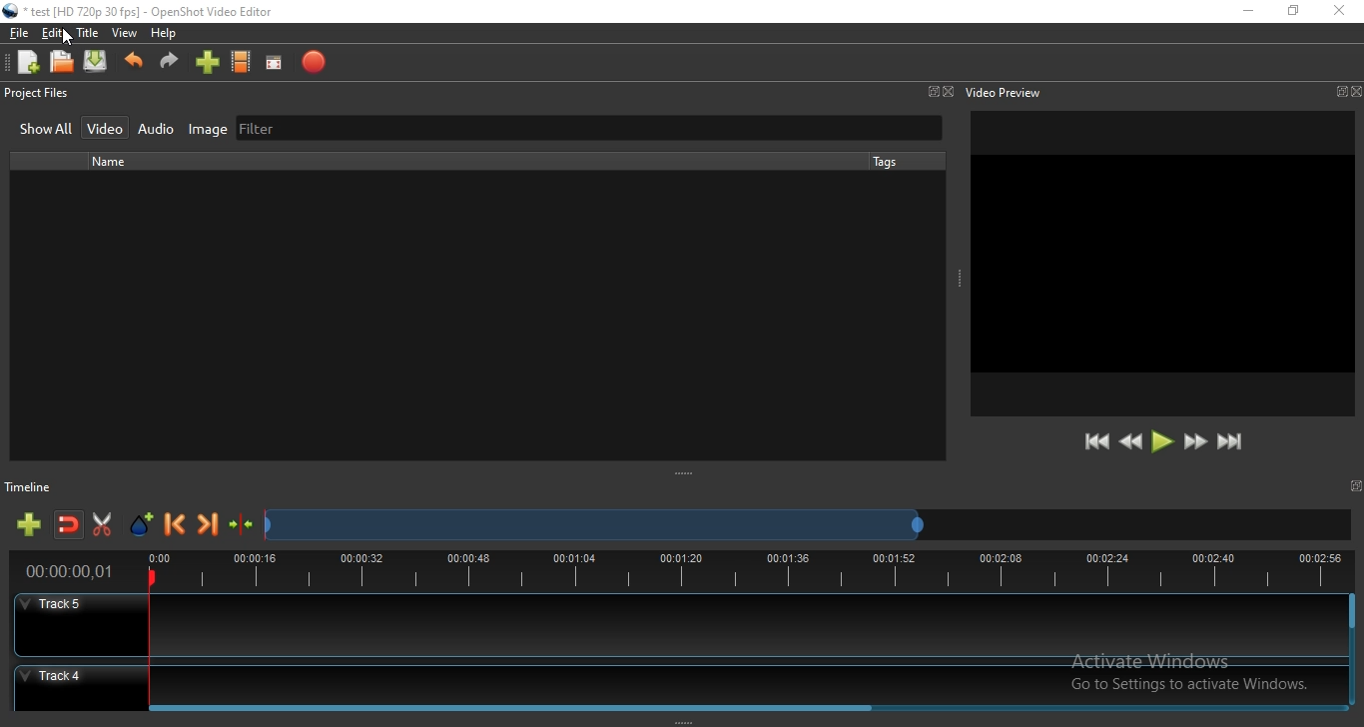  I want to click on Jump to start, so click(1097, 442).